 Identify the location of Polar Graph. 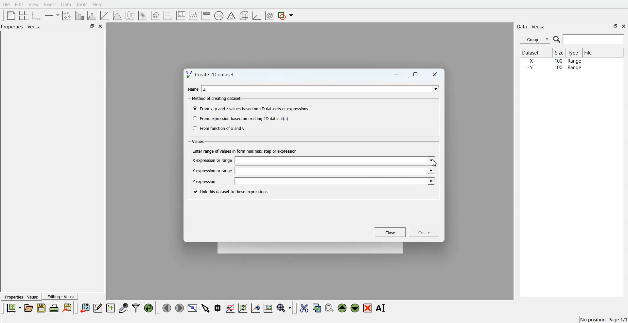
(219, 16).